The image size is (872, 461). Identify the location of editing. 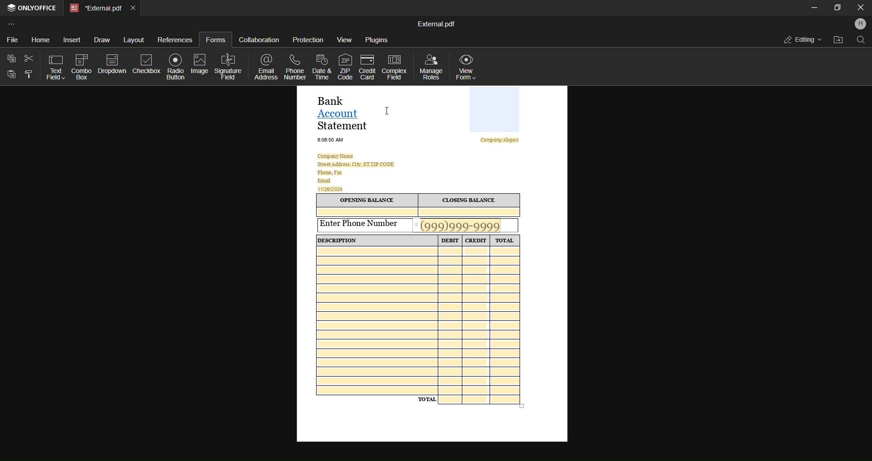
(800, 39).